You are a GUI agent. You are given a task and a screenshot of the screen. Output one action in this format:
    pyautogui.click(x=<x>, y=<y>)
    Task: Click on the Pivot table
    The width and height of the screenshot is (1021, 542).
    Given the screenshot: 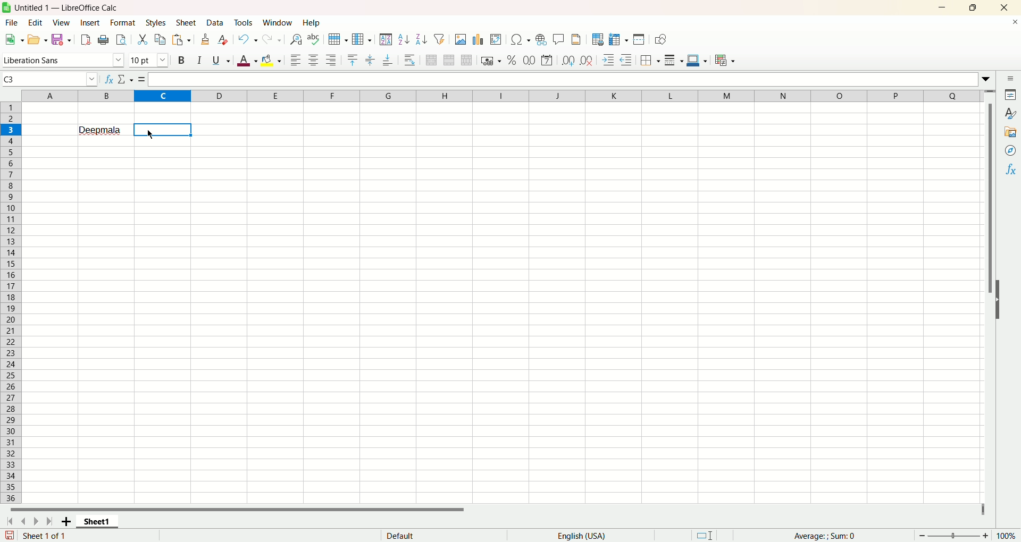 What is the action you would take?
    pyautogui.click(x=496, y=40)
    